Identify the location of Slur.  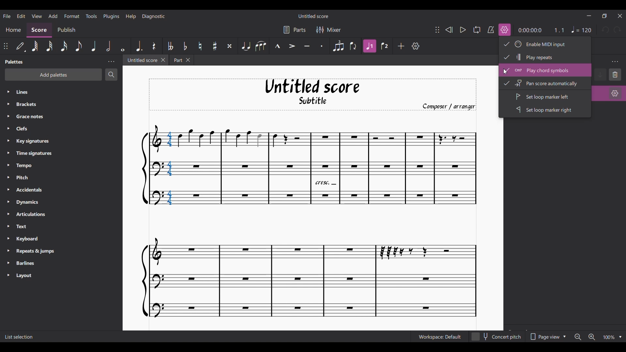
(261, 46).